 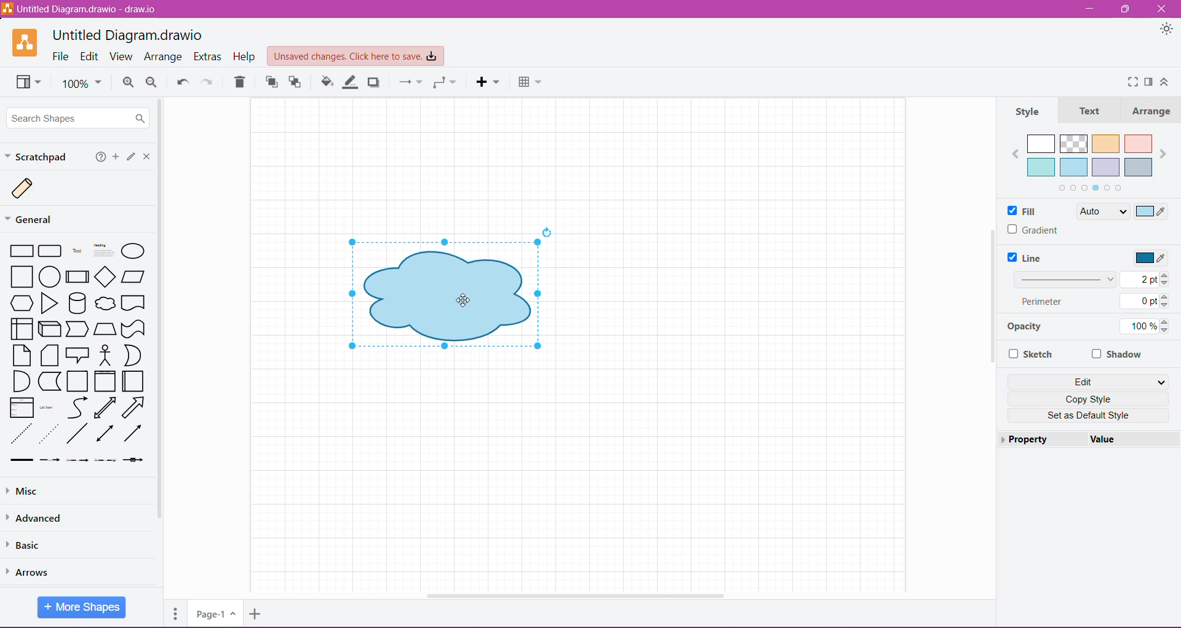 What do you see at coordinates (1152, 259) in the screenshot?
I see `Select Line Color` at bounding box center [1152, 259].